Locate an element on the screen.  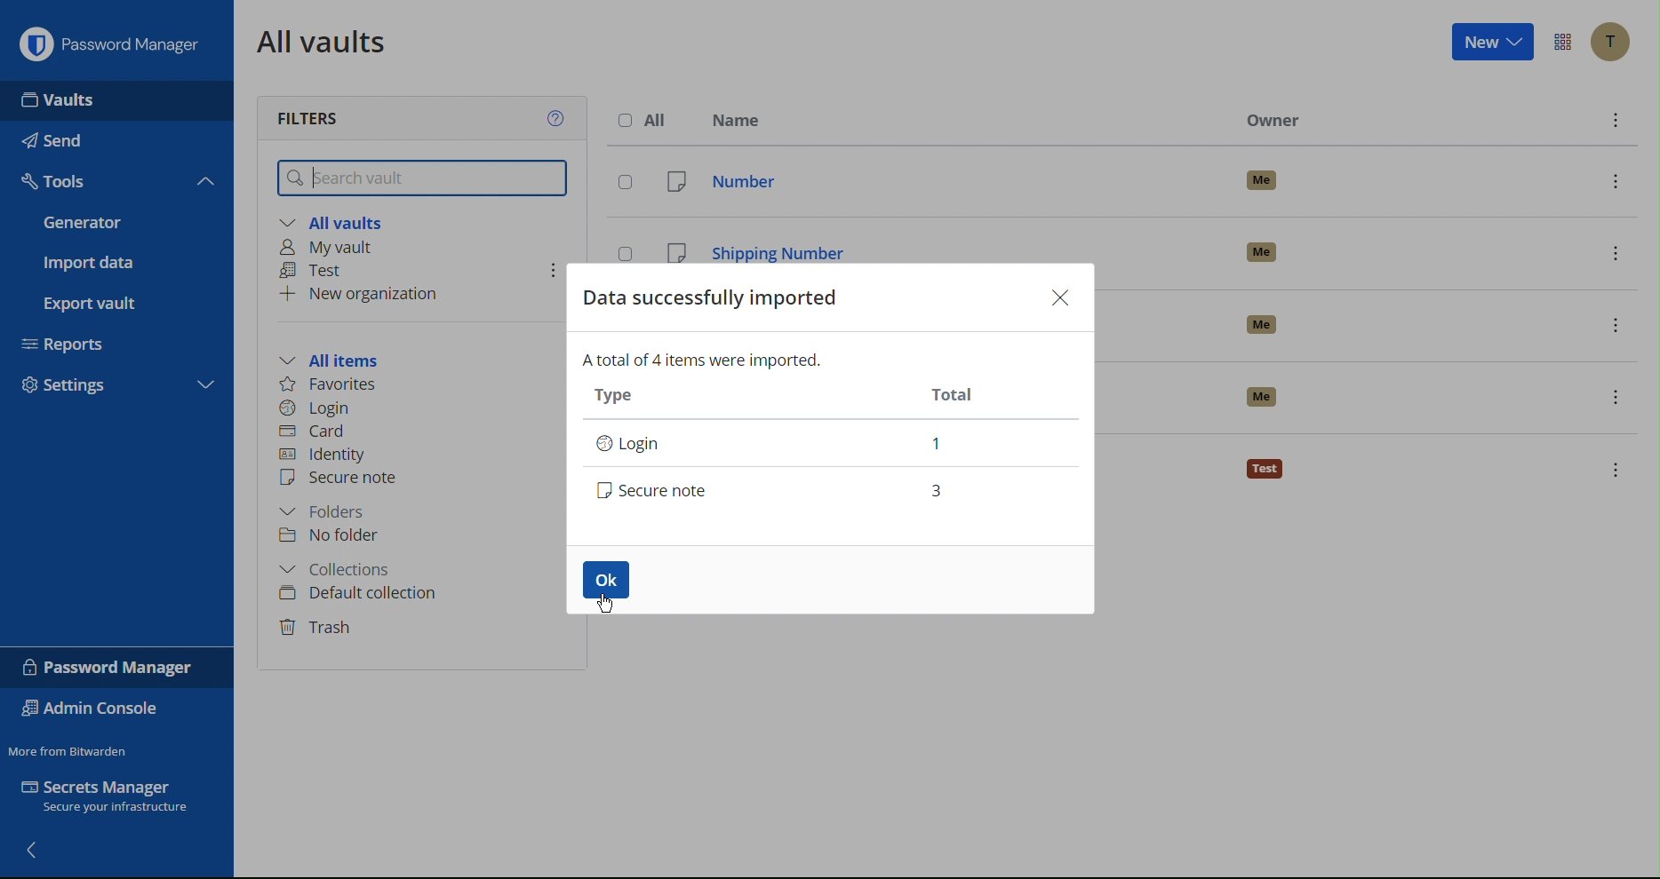
Send is located at coordinates (115, 140).